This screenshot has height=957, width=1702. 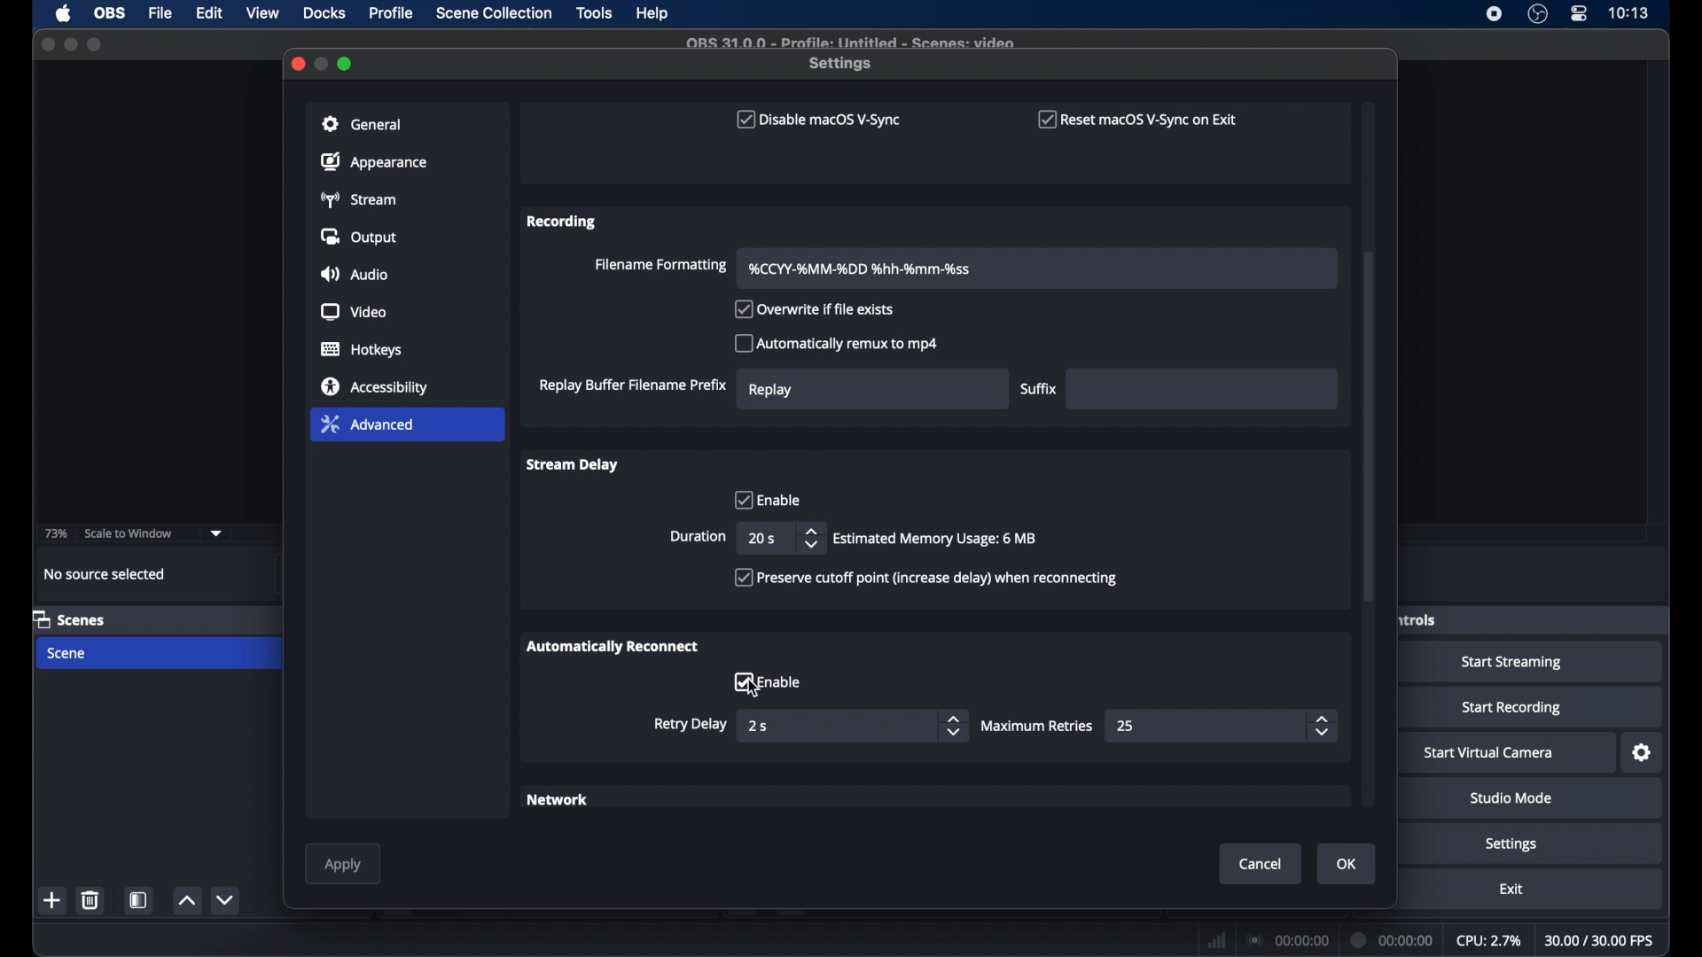 What do you see at coordinates (129, 533) in the screenshot?
I see `scale to window` at bounding box center [129, 533].